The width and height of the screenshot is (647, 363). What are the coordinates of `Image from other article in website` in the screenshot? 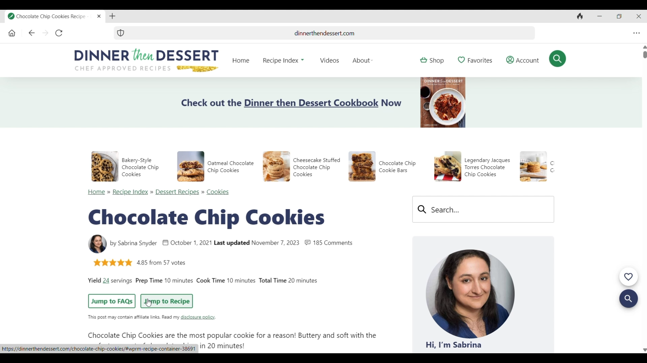 It's located at (448, 166).